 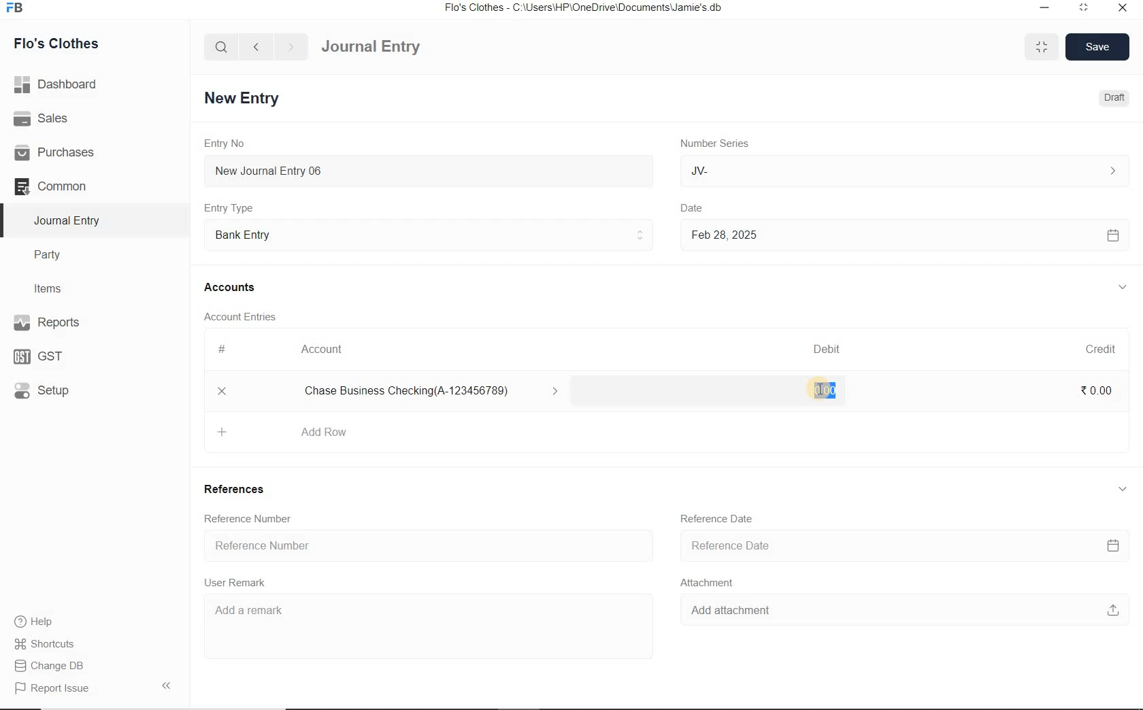 I want to click on Add a remark, so click(x=420, y=618).